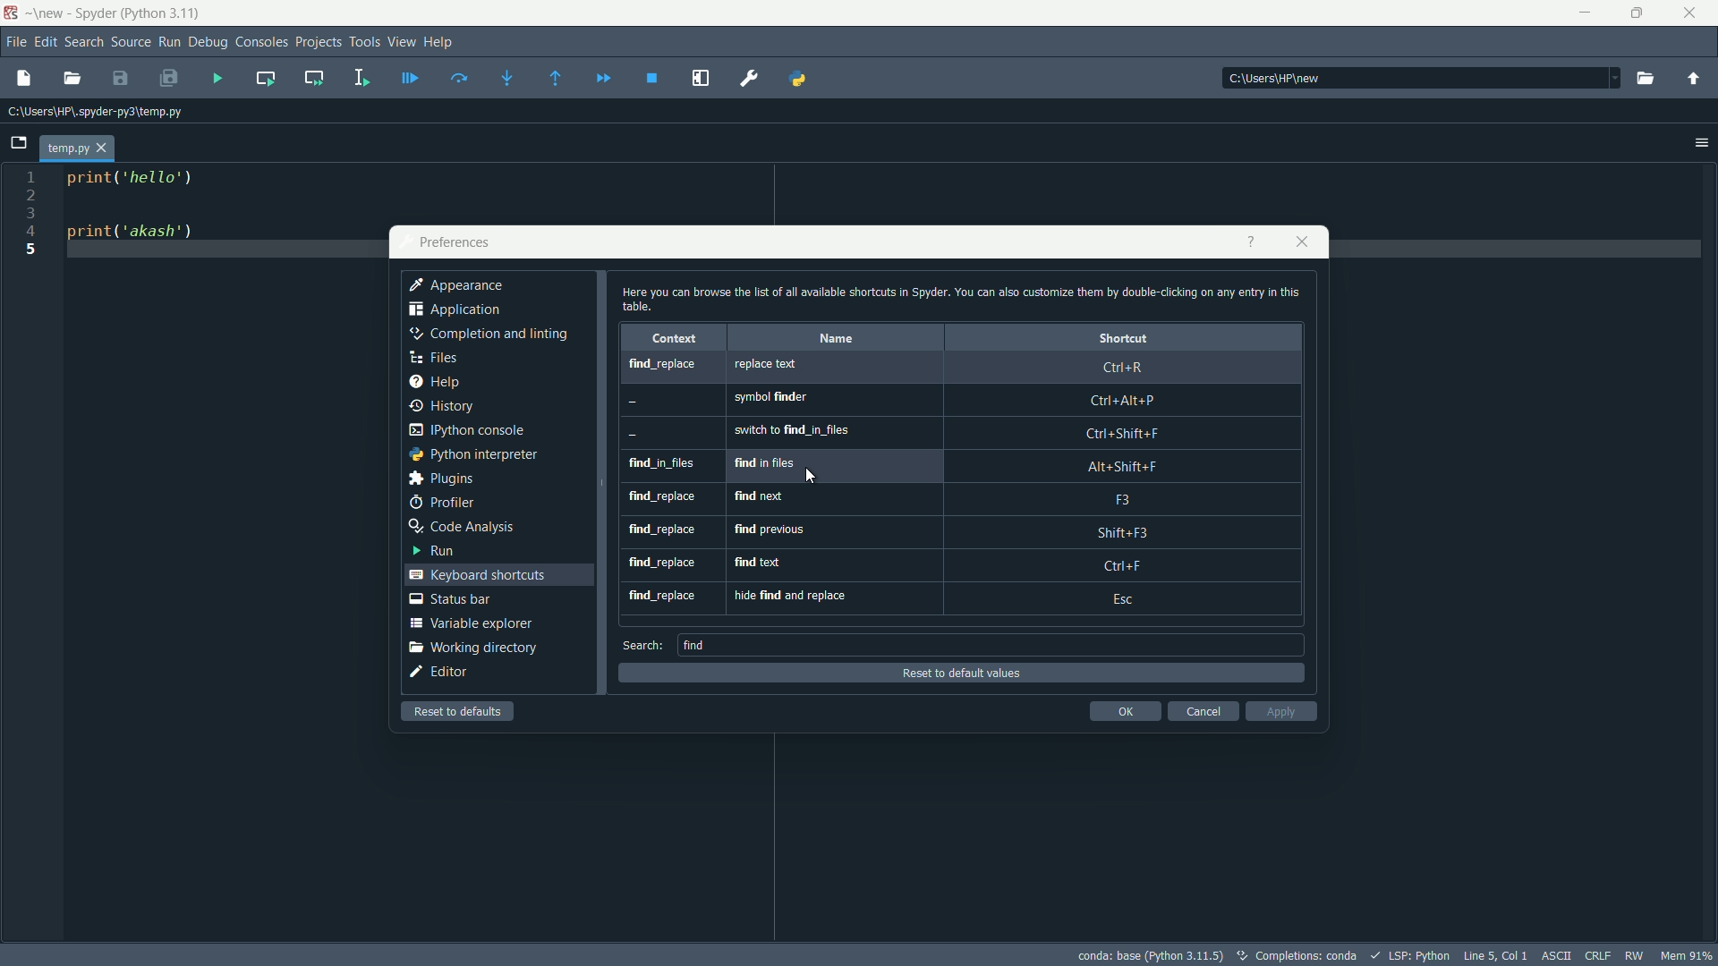 This screenshot has height=966, width=1718. I want to click on python path manger, so click(799, 82).